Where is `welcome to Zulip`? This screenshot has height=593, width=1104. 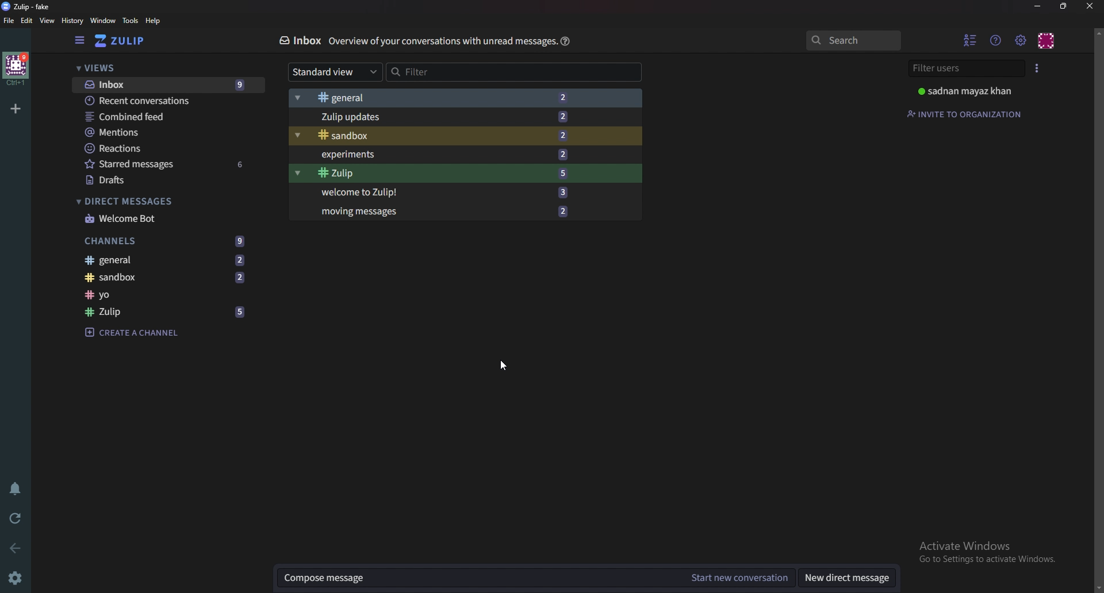
welcome to Zulip is located at coordinates (455, 191).